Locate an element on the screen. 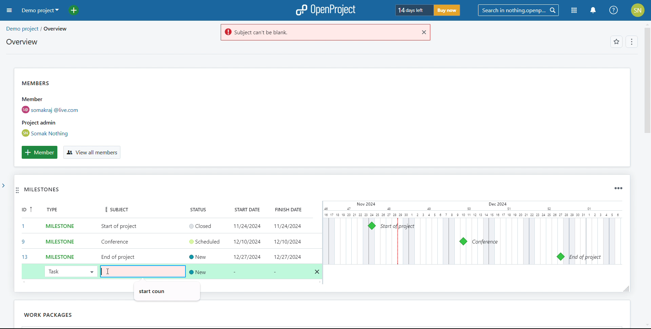 Image resolution: width=651 pixels, height=329 pixels. type is located at coordinates (56, 210).